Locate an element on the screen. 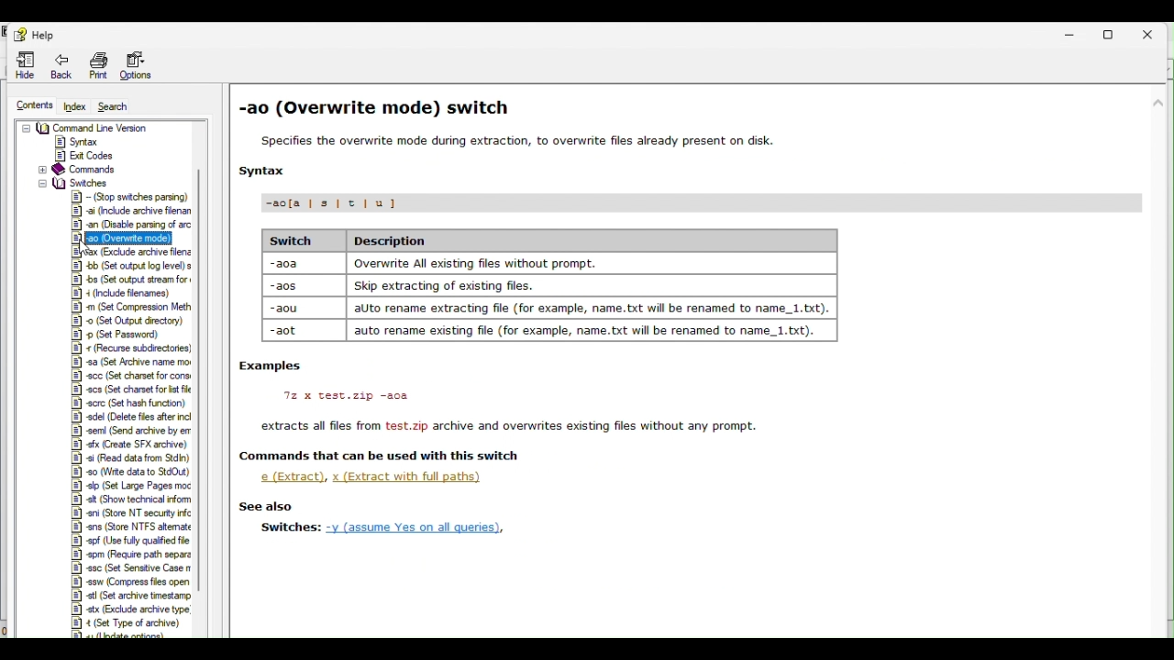  , x (Extract with full paths) is located at coordinates (414, 477).